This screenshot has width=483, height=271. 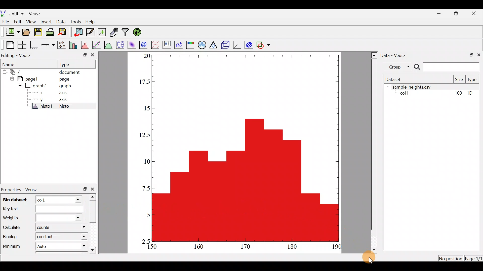 What do you see at coordinates (12, 236) in the screenshot?
I see `Binning` at bounding box center [12, 236].